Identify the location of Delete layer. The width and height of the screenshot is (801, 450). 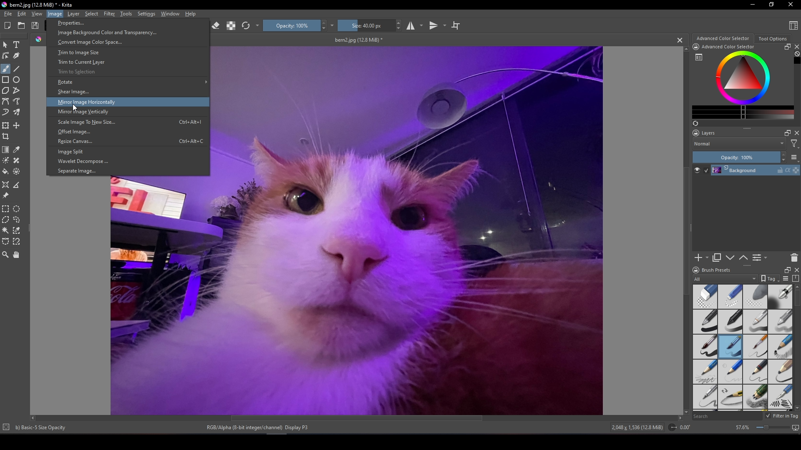
(794, 258).